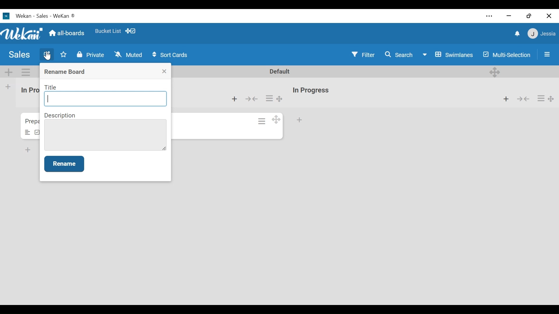 Image resolution: width=559 pixels, height=314 pixels. What do you see at coordinates (269, 98) in the screenshot?
I see `List actions` at bounding box center [269, 98].